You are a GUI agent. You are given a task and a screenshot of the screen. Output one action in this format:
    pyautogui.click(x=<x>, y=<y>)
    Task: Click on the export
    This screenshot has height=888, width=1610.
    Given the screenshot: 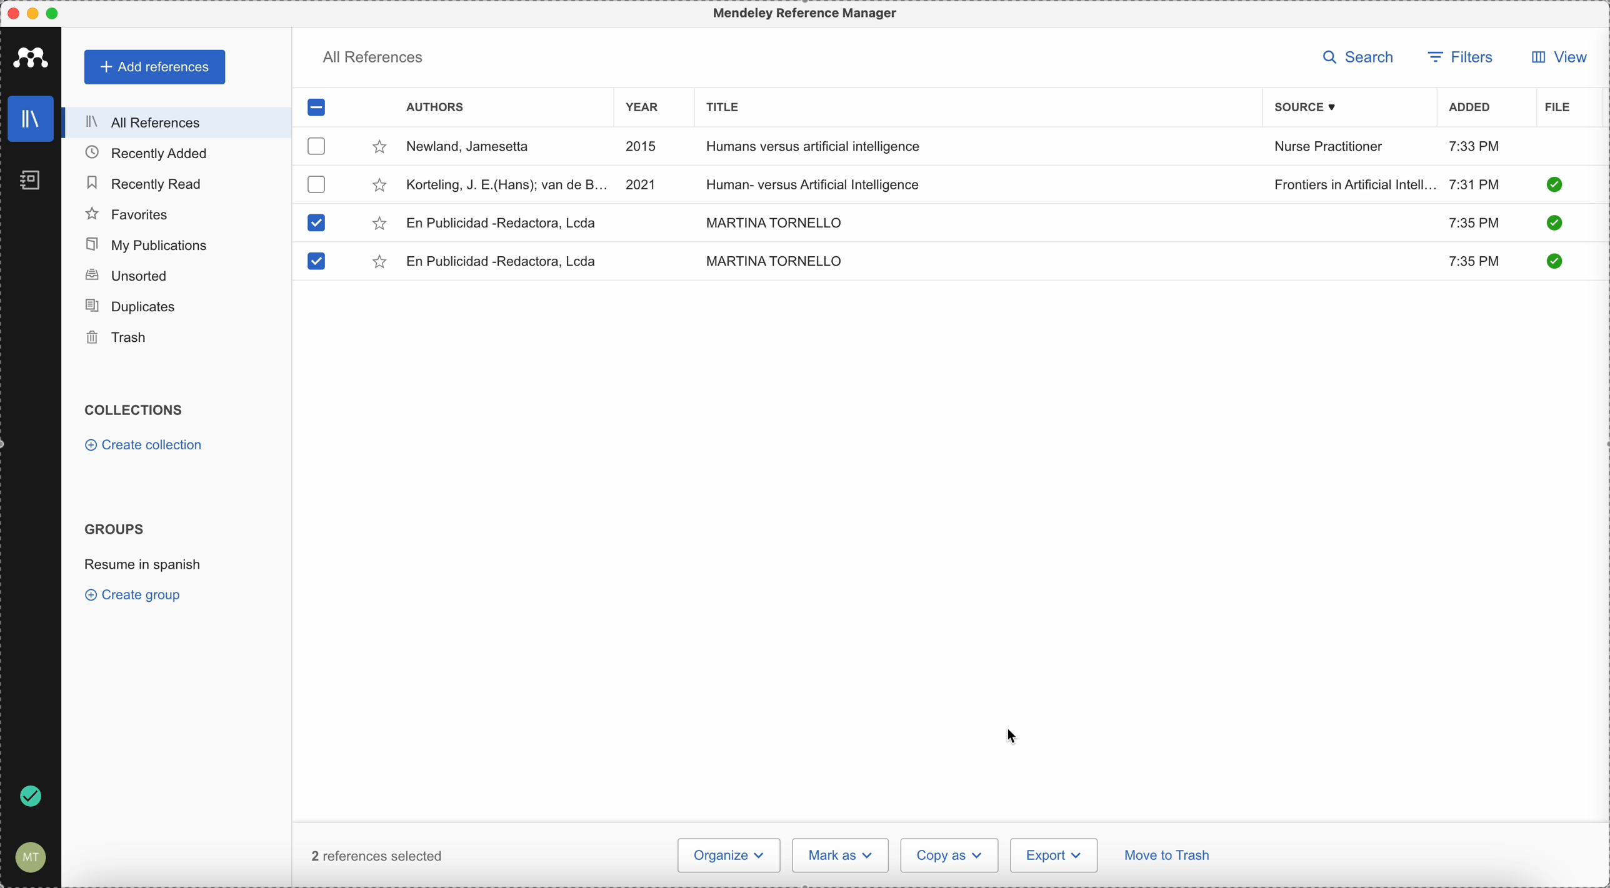 What is the action you would take?
    pyautogui.click(x=1054, y=855)
    